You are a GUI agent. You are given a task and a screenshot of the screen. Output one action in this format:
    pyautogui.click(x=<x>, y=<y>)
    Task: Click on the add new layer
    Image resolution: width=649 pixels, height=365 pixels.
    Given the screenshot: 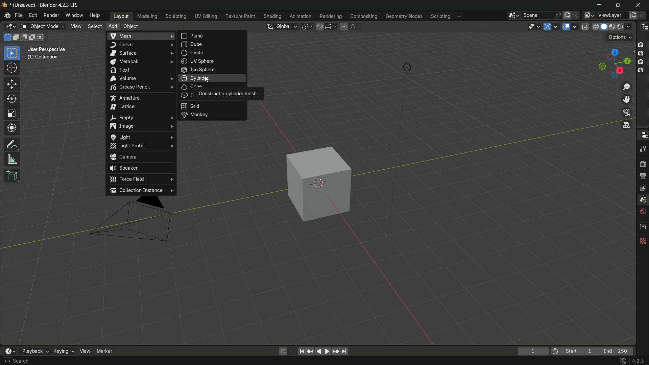 What is the action you would take?
    pyautogui.click(x=633, y=16)
    